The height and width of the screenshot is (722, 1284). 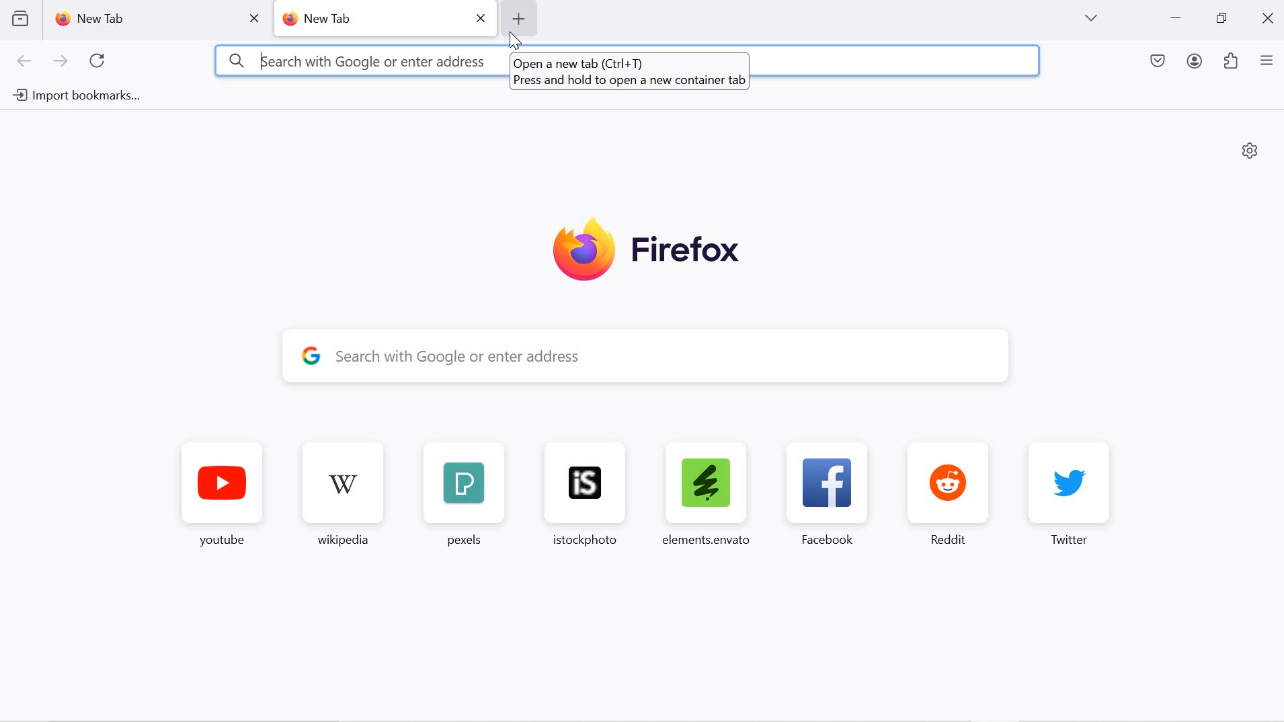 I want to click on hover text: Open a new tab (Ctrl+T) Press and hold to open a new container tab, so click(x=622, y=72).